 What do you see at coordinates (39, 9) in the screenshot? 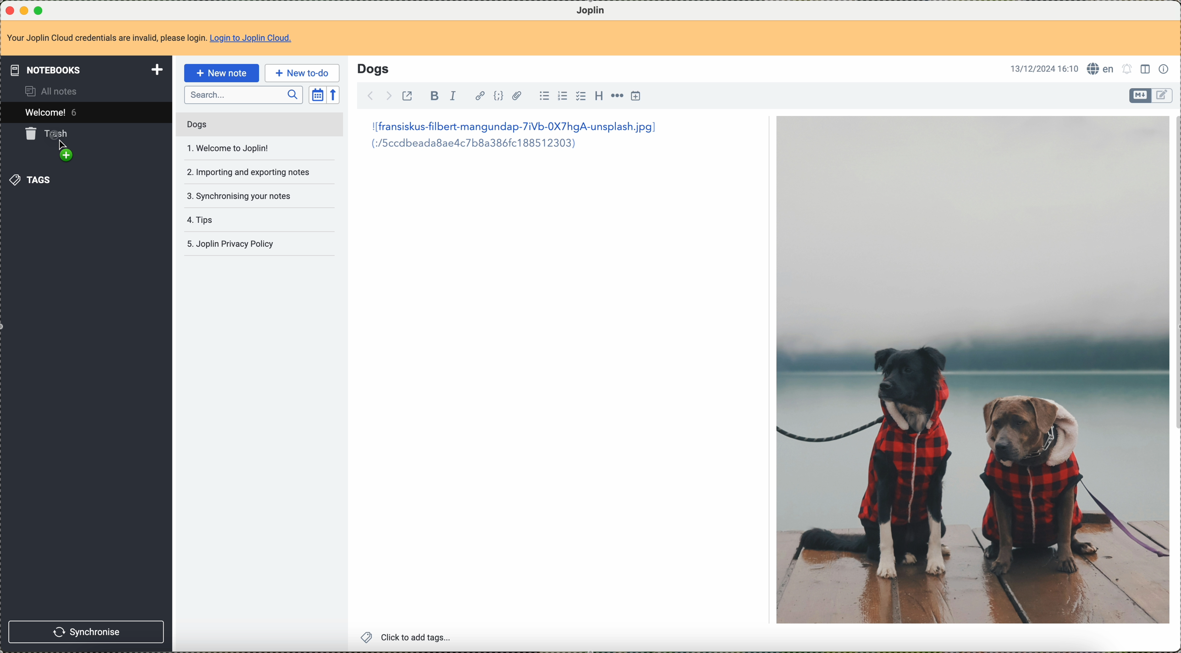
I see `maximize` at bounding box center [39, 9].